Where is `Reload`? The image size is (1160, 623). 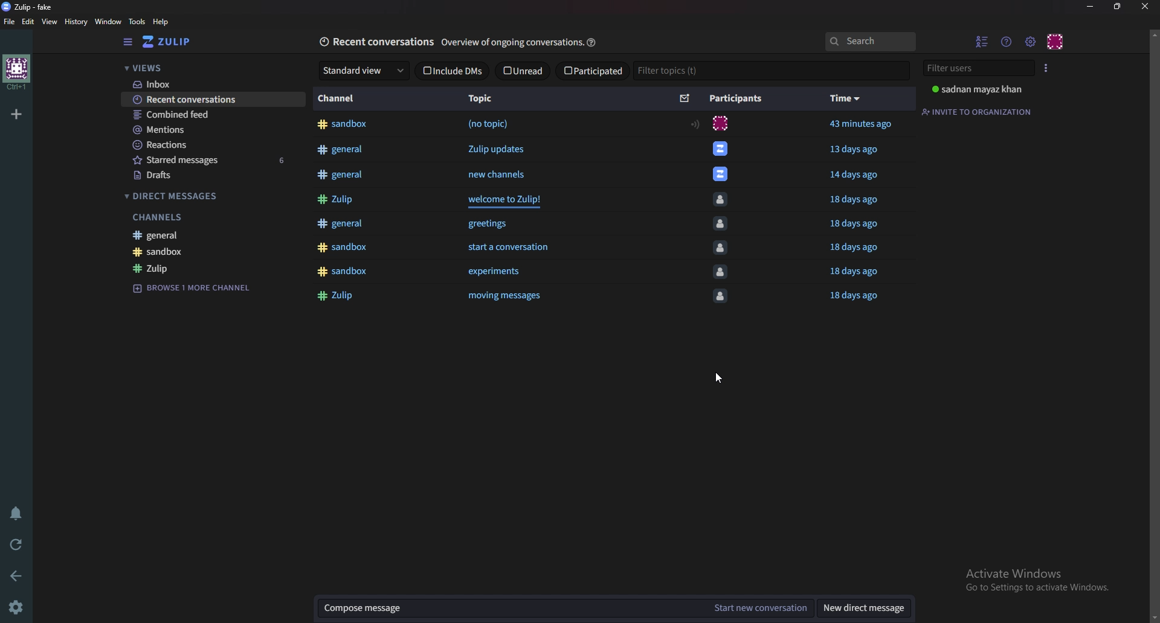
Reload is located at coordinates (13, 543).